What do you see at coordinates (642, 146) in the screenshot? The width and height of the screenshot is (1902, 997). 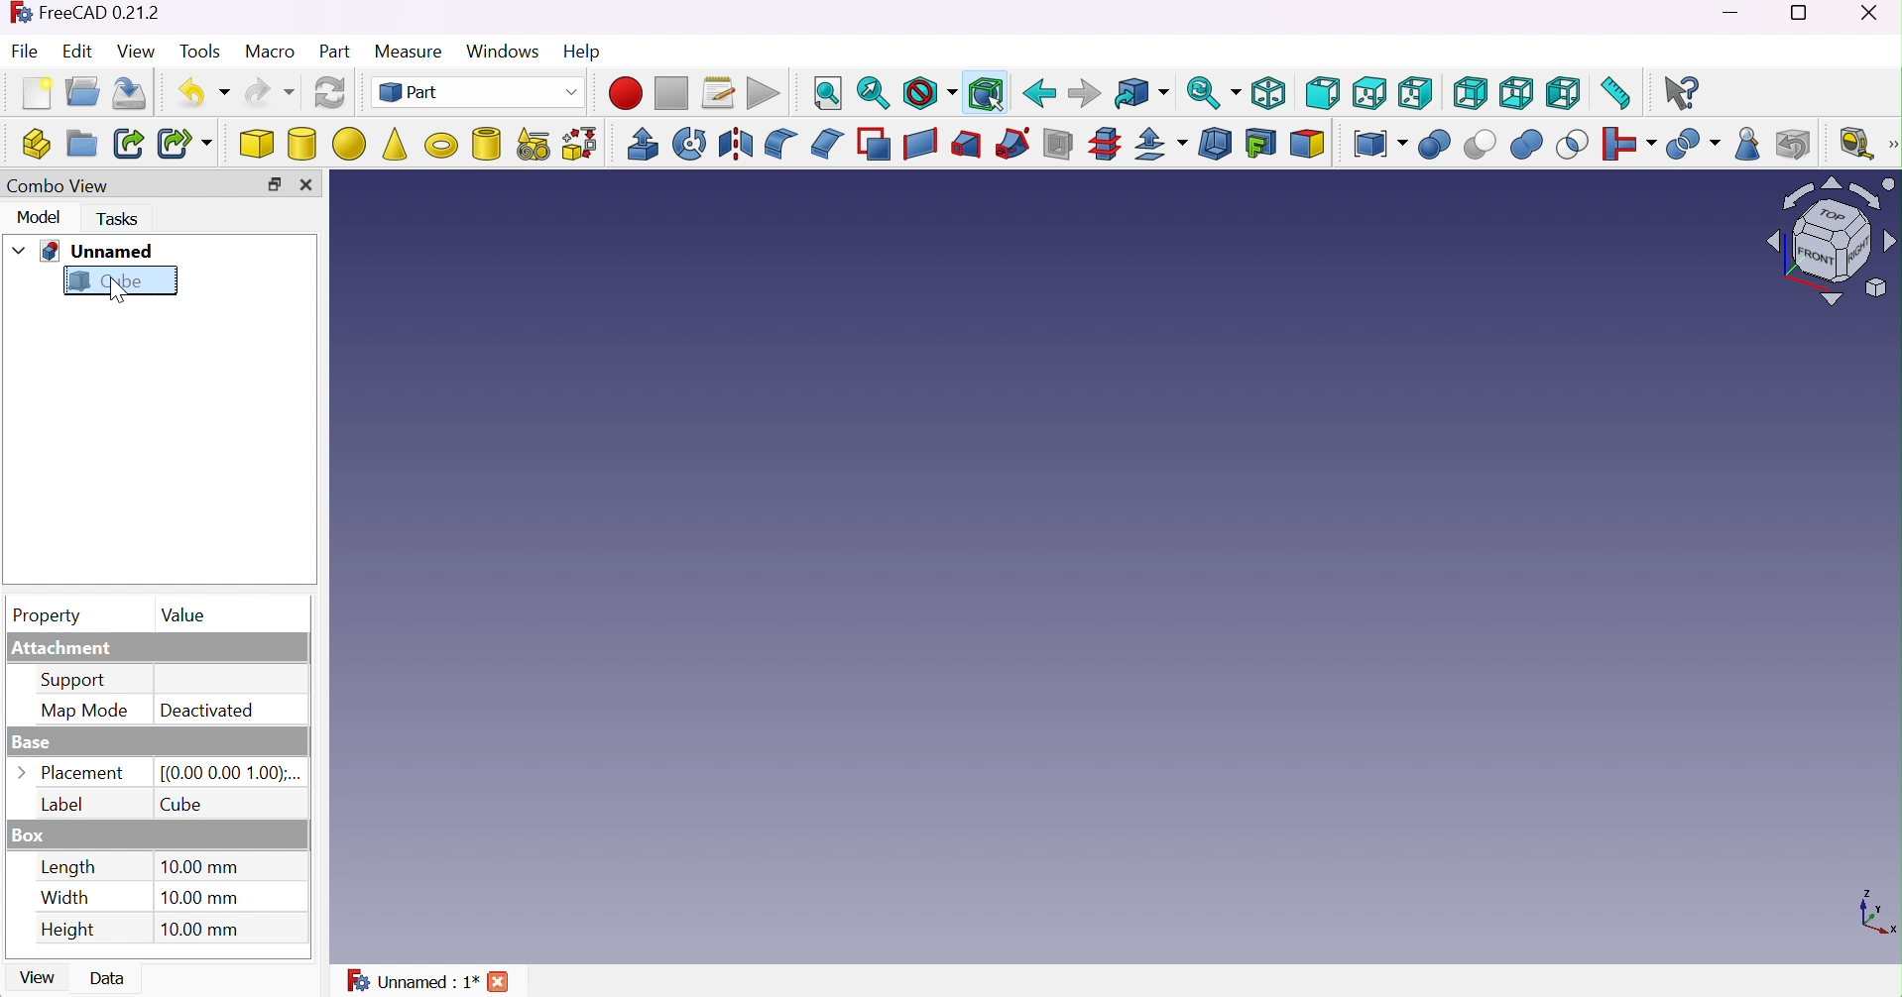 I see `Extrude` at bounding box center [642, 146].